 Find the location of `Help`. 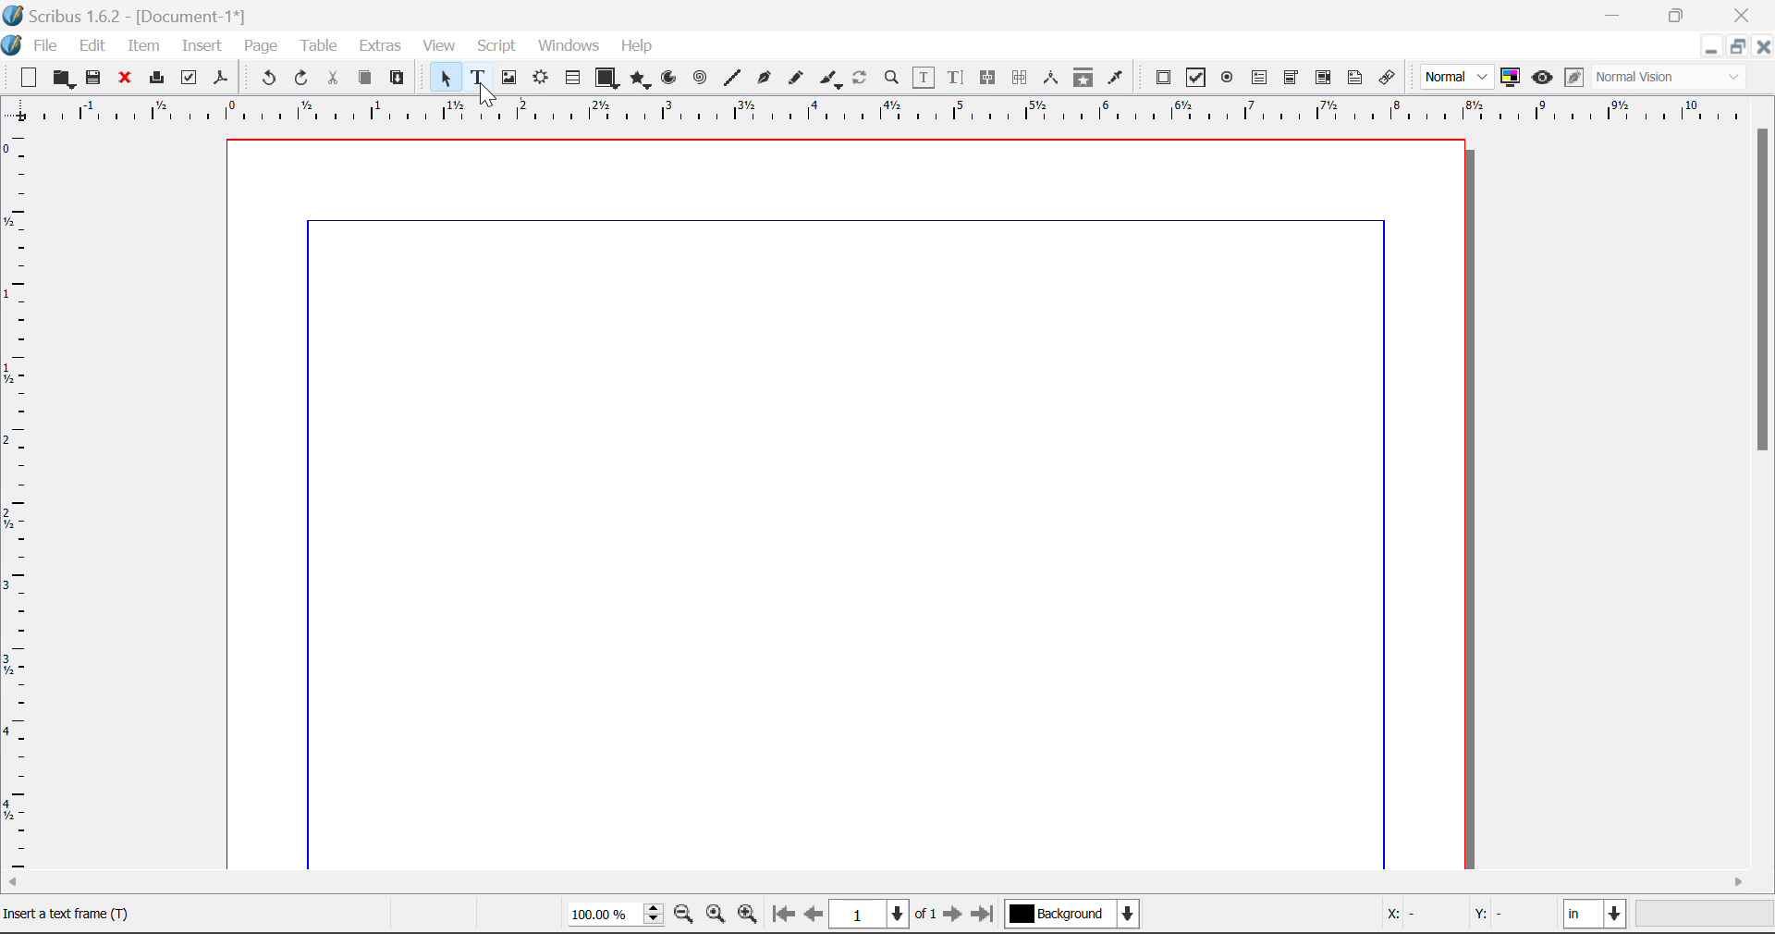

Help is located at coordinates (638, 46).